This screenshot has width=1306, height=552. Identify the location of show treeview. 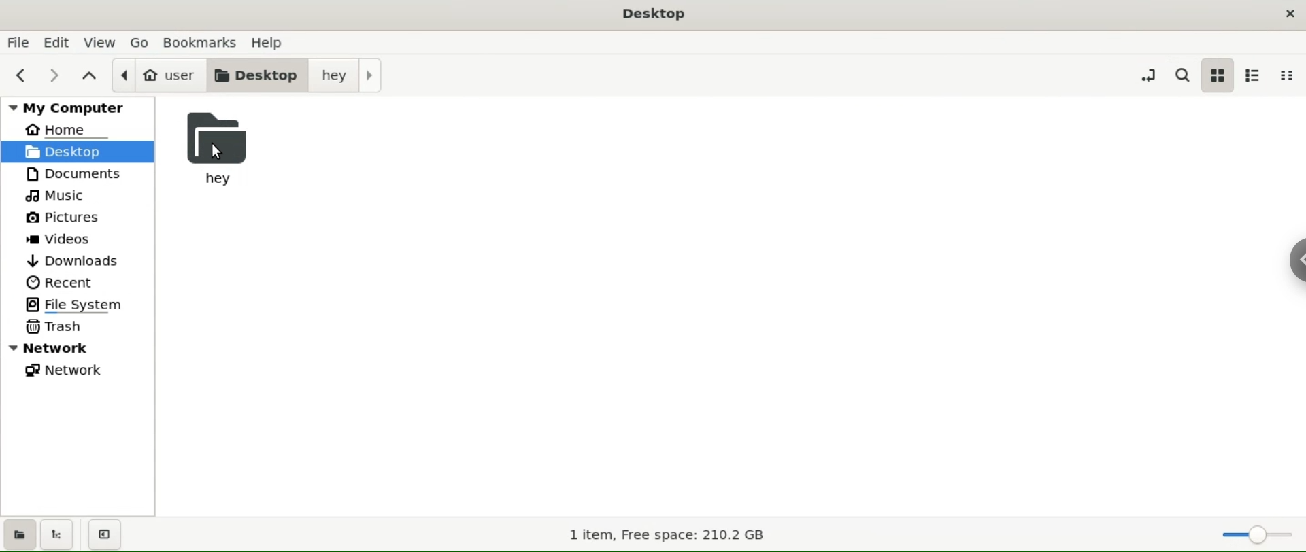
(61, 537).